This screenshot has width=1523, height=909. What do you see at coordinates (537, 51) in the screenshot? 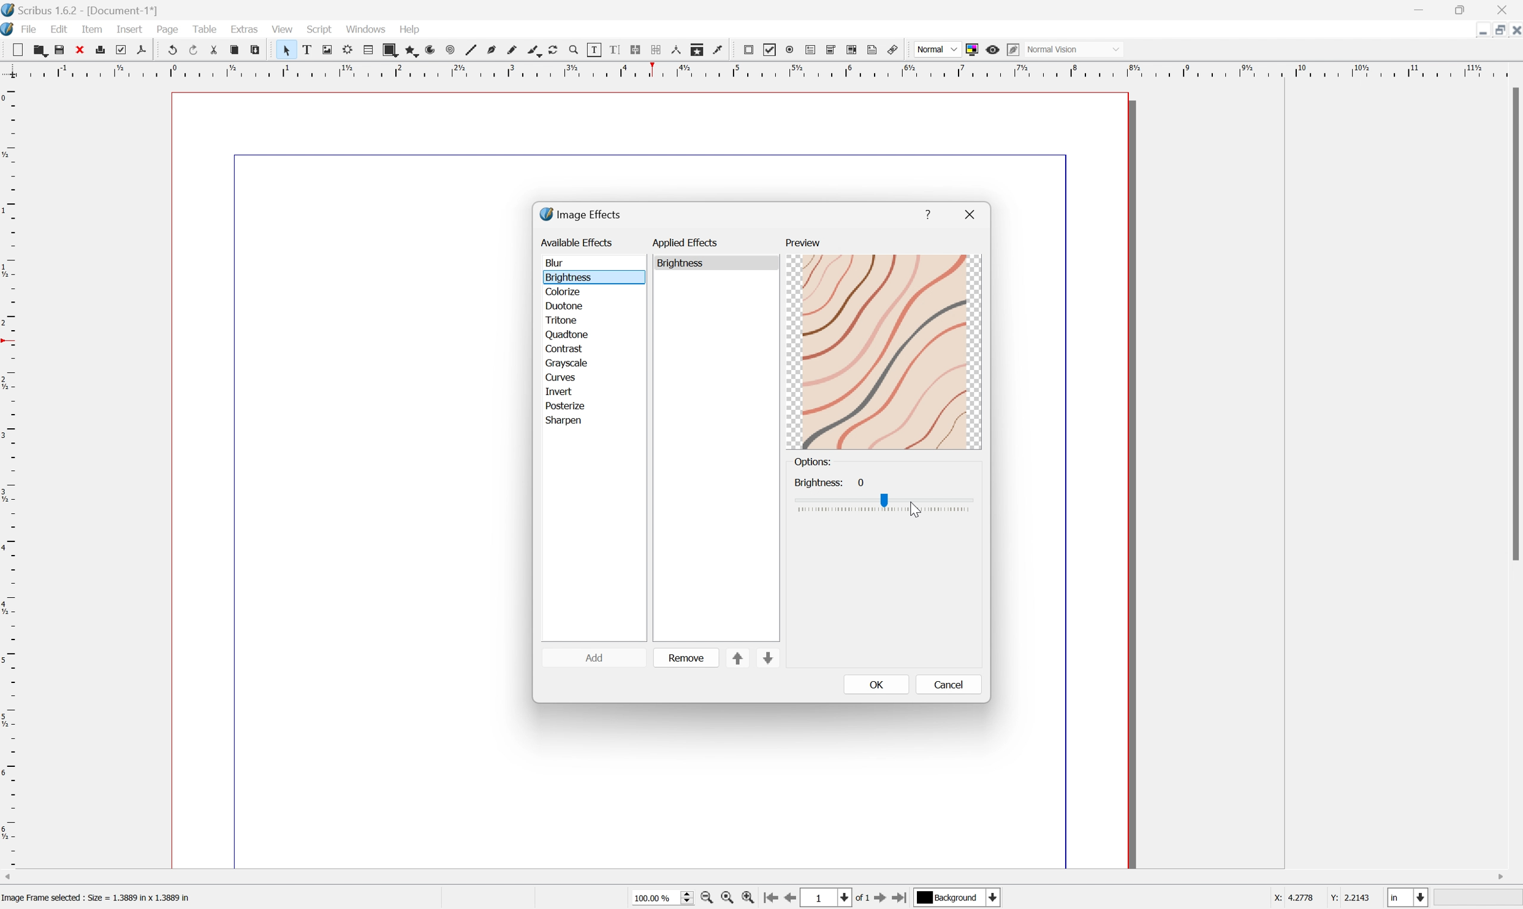
I see `Calligraphic line` at bounding box center [537, 51].